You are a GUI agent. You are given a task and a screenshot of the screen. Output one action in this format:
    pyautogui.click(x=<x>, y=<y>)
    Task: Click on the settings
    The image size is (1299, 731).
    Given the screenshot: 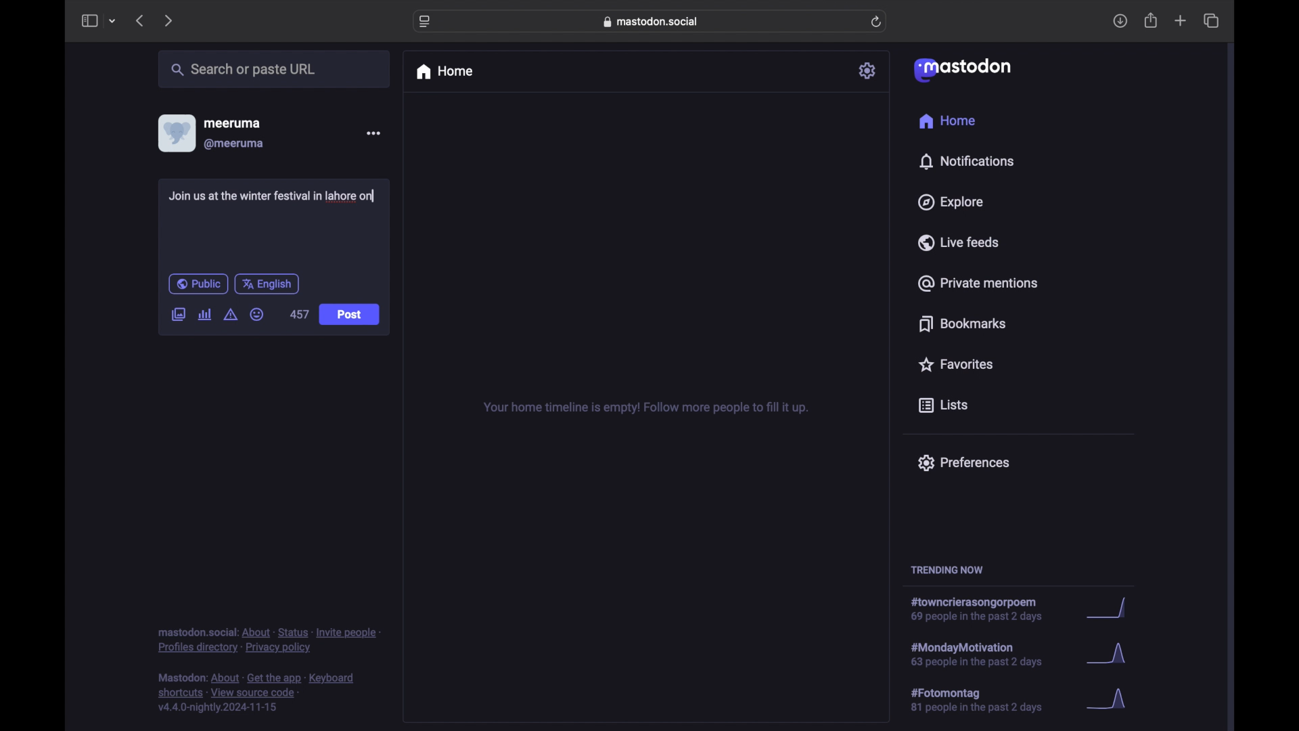 What is the action you would take?
    pyautogui.click(x=869, y=70)
    